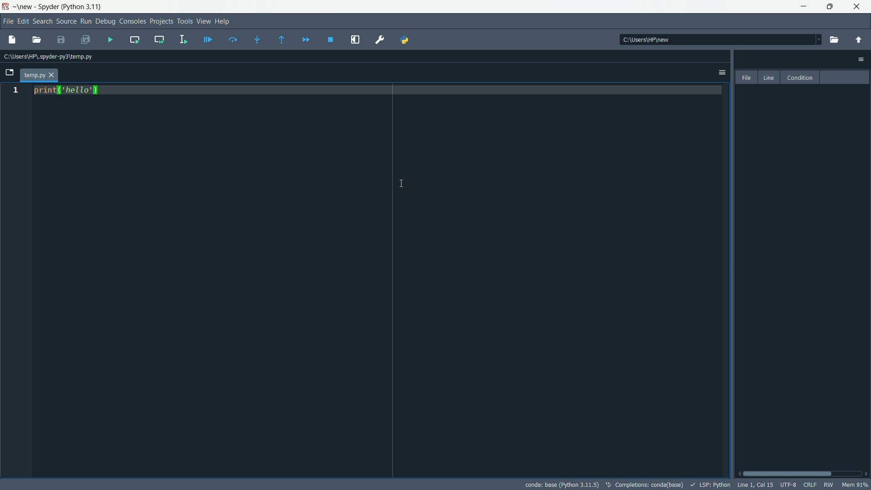 The height and width of the screenshot is (490, 871). I want to click on continue execution until next function, so click(283, 39).